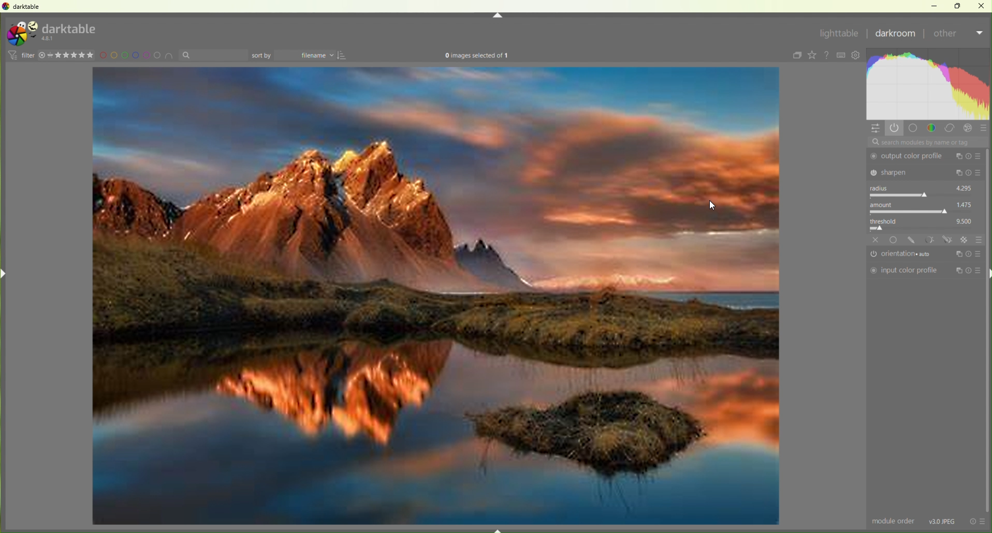  Describe the element at coordinates (498, 16) in the screenshot. I see `Collapse ` at that location.